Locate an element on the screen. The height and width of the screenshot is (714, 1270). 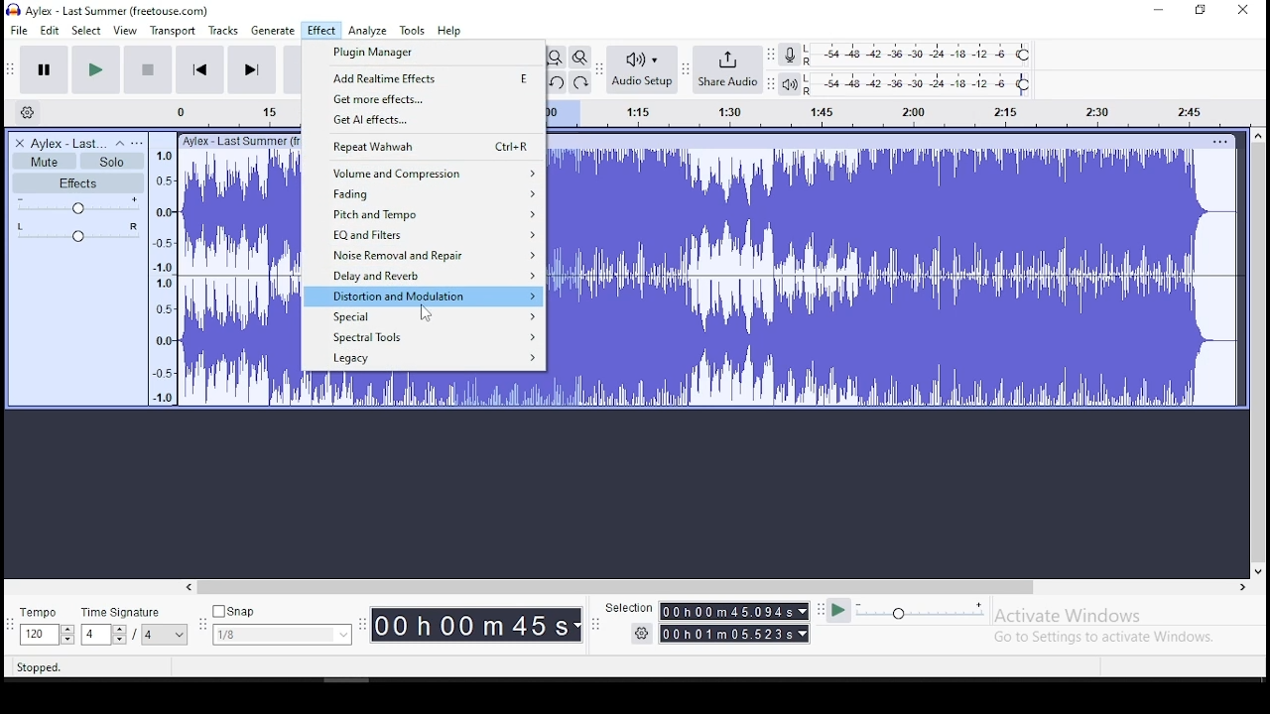
playback level is located at coordinates (927, 82).